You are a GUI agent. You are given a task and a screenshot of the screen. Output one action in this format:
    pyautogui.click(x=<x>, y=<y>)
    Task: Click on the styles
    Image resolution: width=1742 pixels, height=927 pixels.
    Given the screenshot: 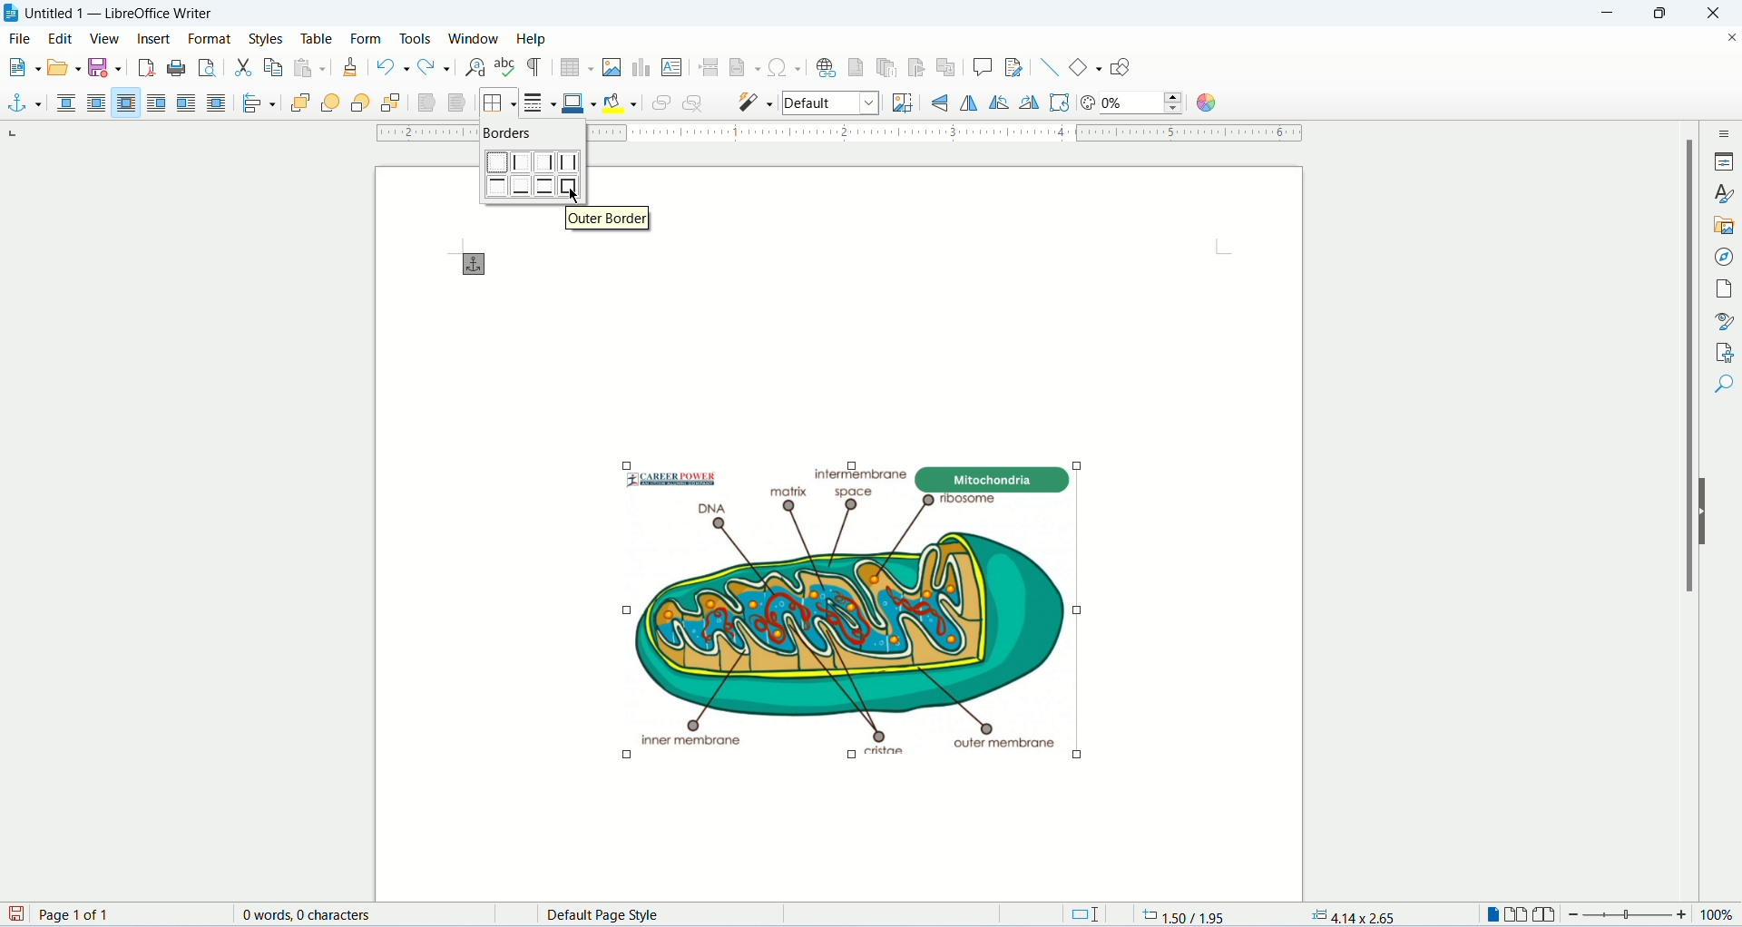 What is the action you would take?
    pyautogui.click(x=1724, y=193)
    